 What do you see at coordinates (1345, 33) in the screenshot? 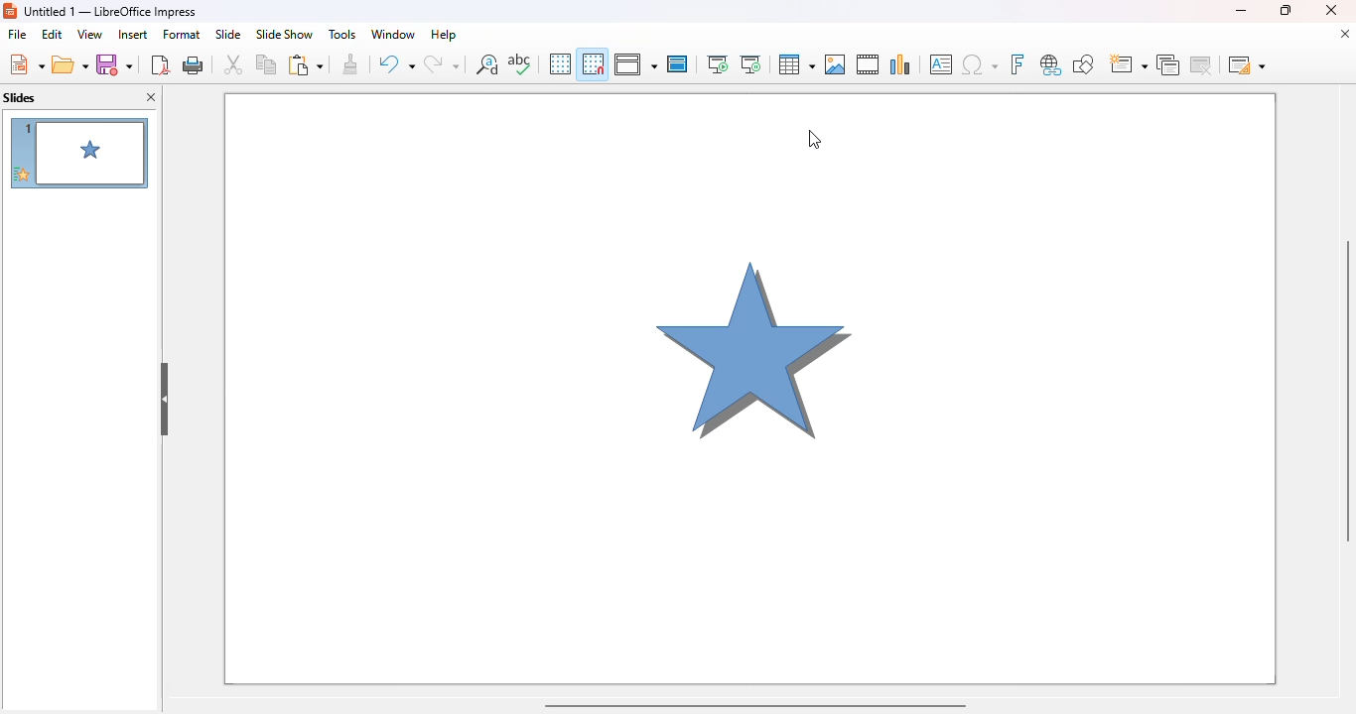
I see `close document` at bounding box center [1345, 33].